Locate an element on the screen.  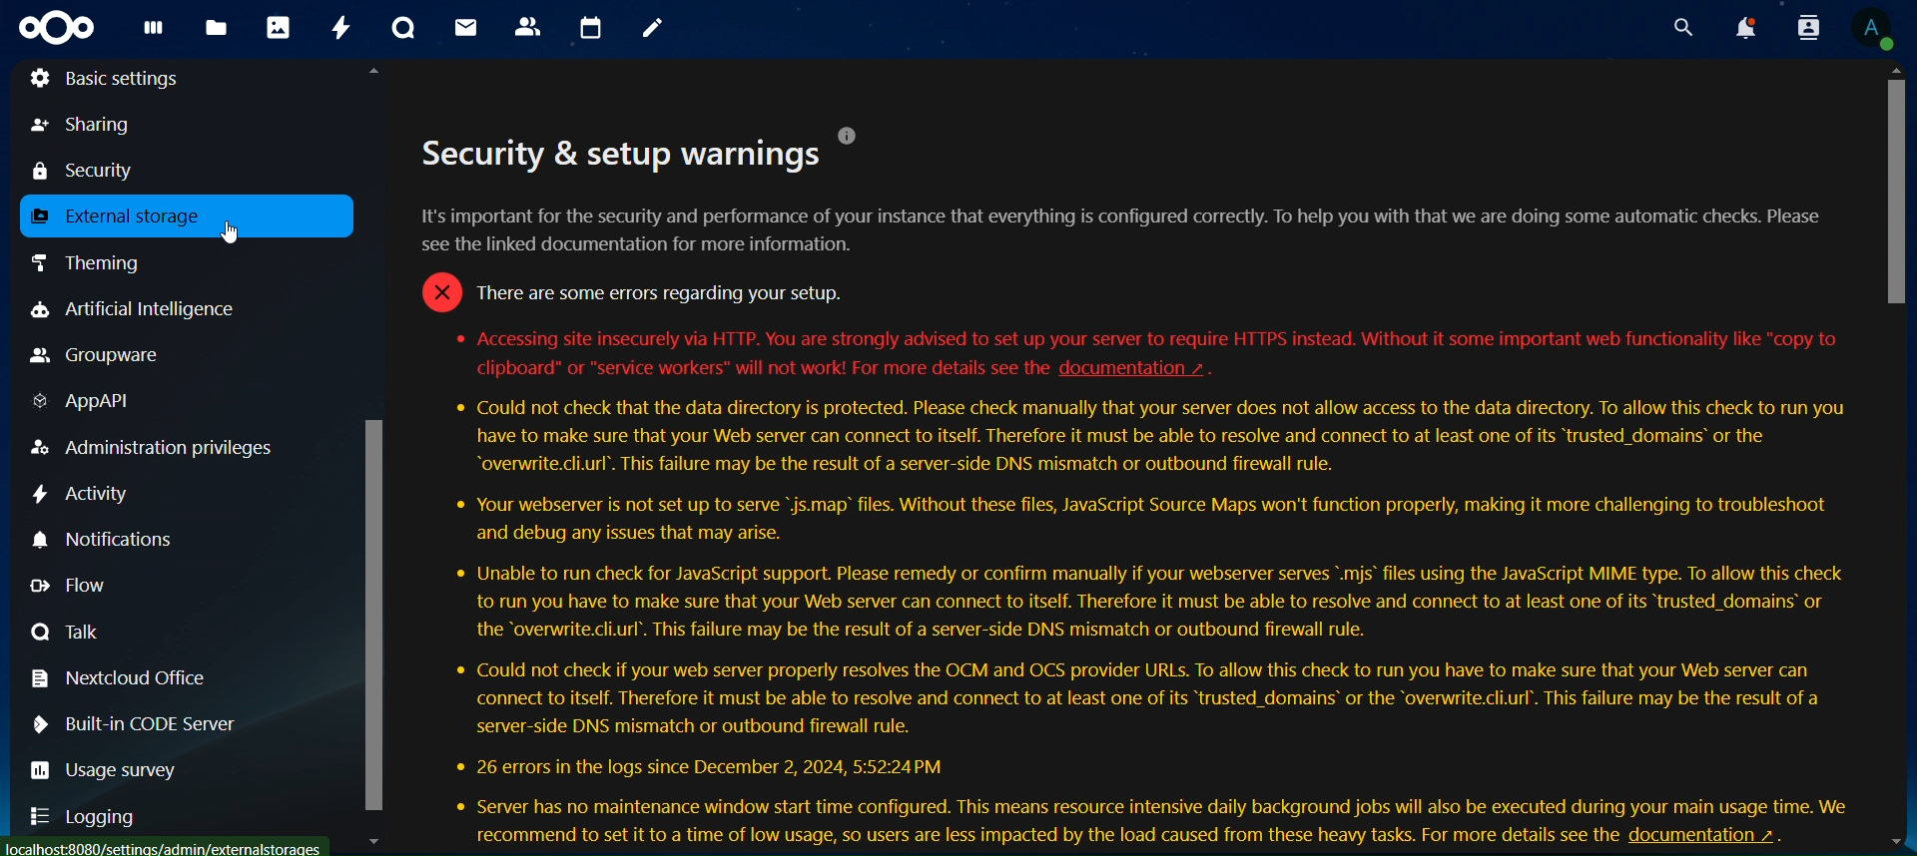
artificial intelligence is located at coordinates (134, 311).